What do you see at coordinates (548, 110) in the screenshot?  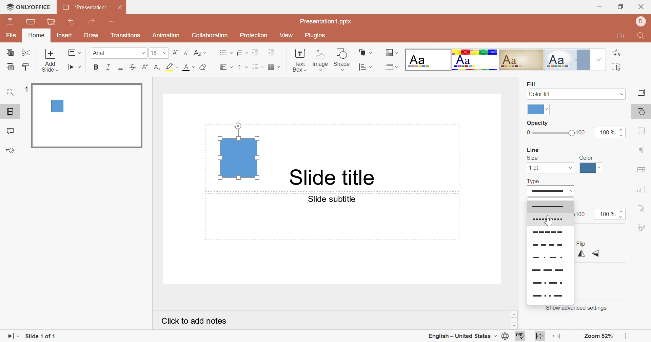 I see `Drop Down` at bounding box center [548, 110].